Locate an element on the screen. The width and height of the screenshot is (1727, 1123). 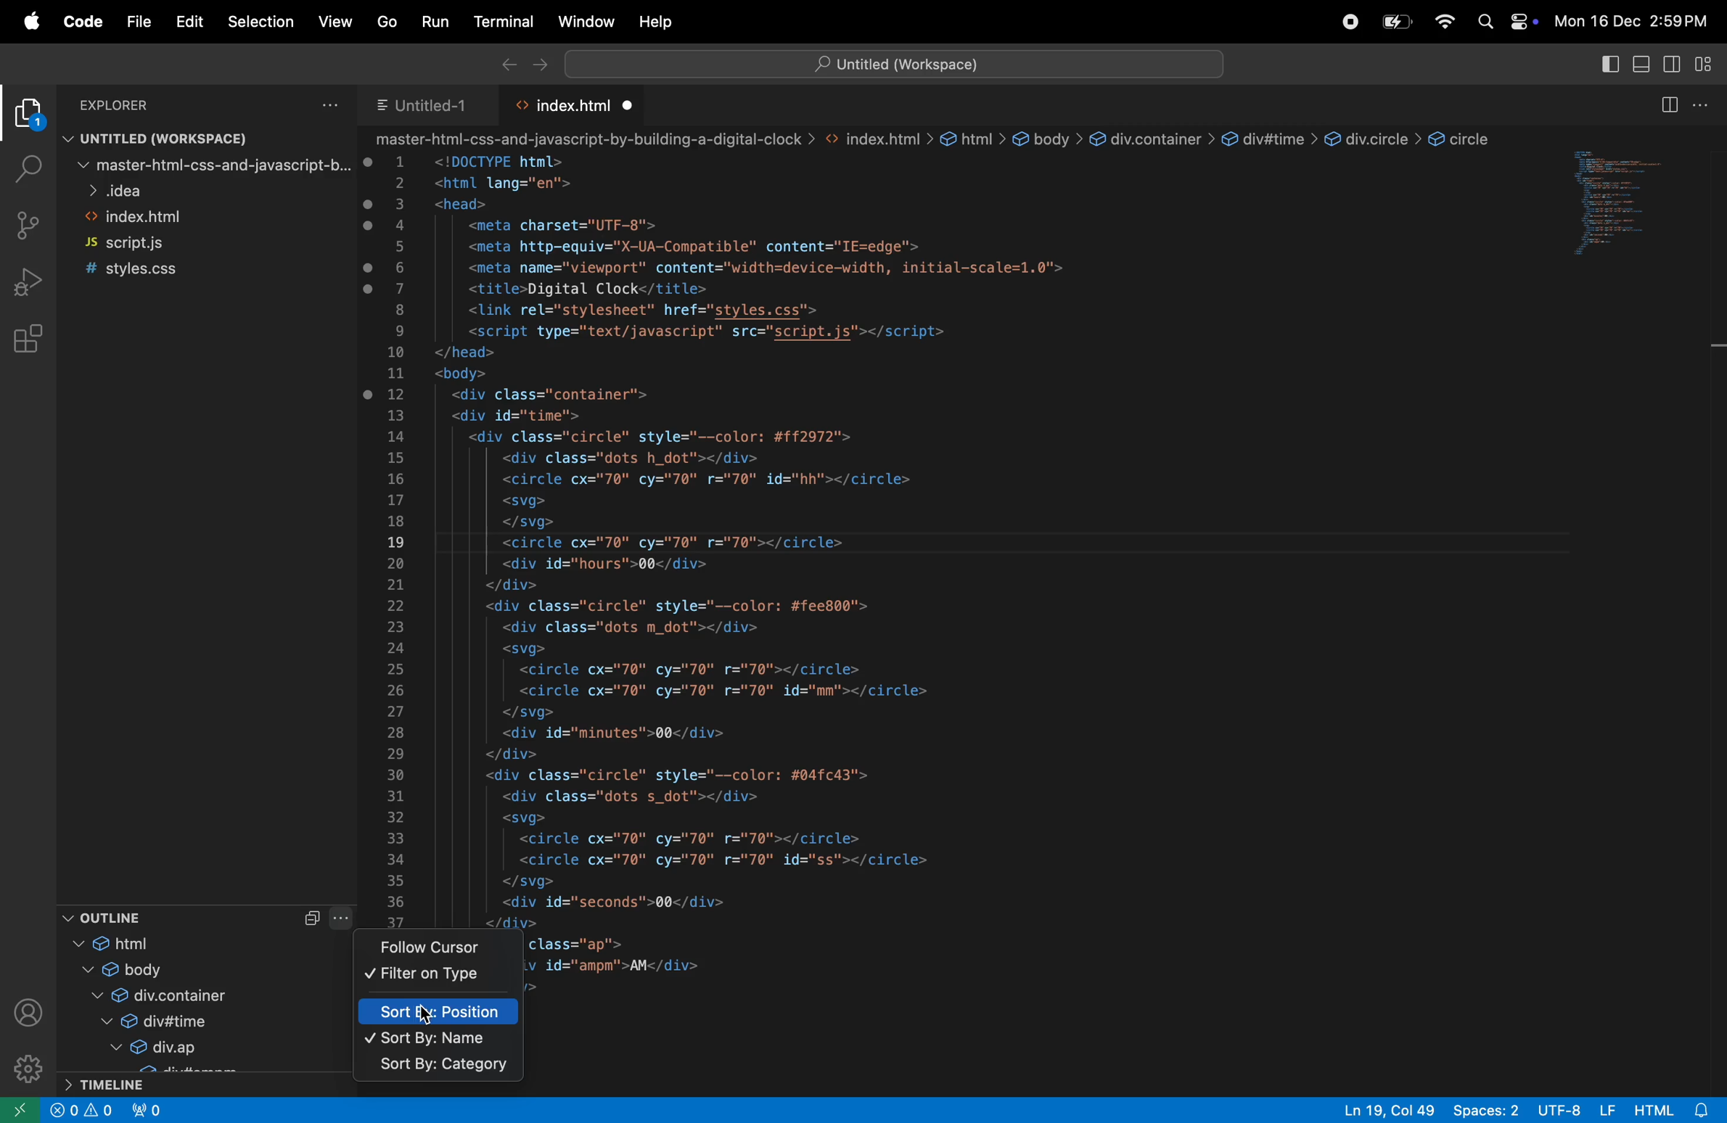
open remote window is located at coordinates (18, 1112).